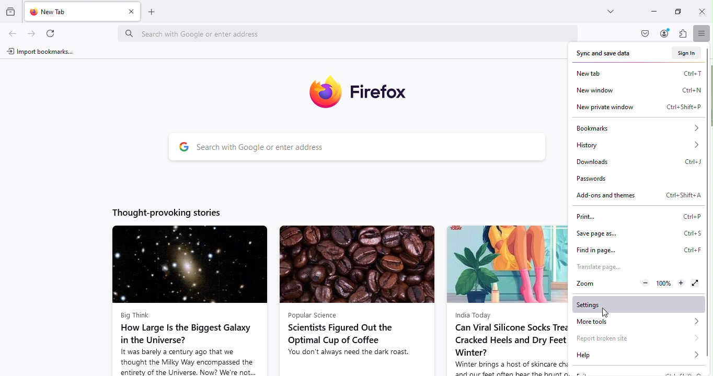 The height and width of the screenshot is (376, 713). I want to click on Close, so click(701, 11).